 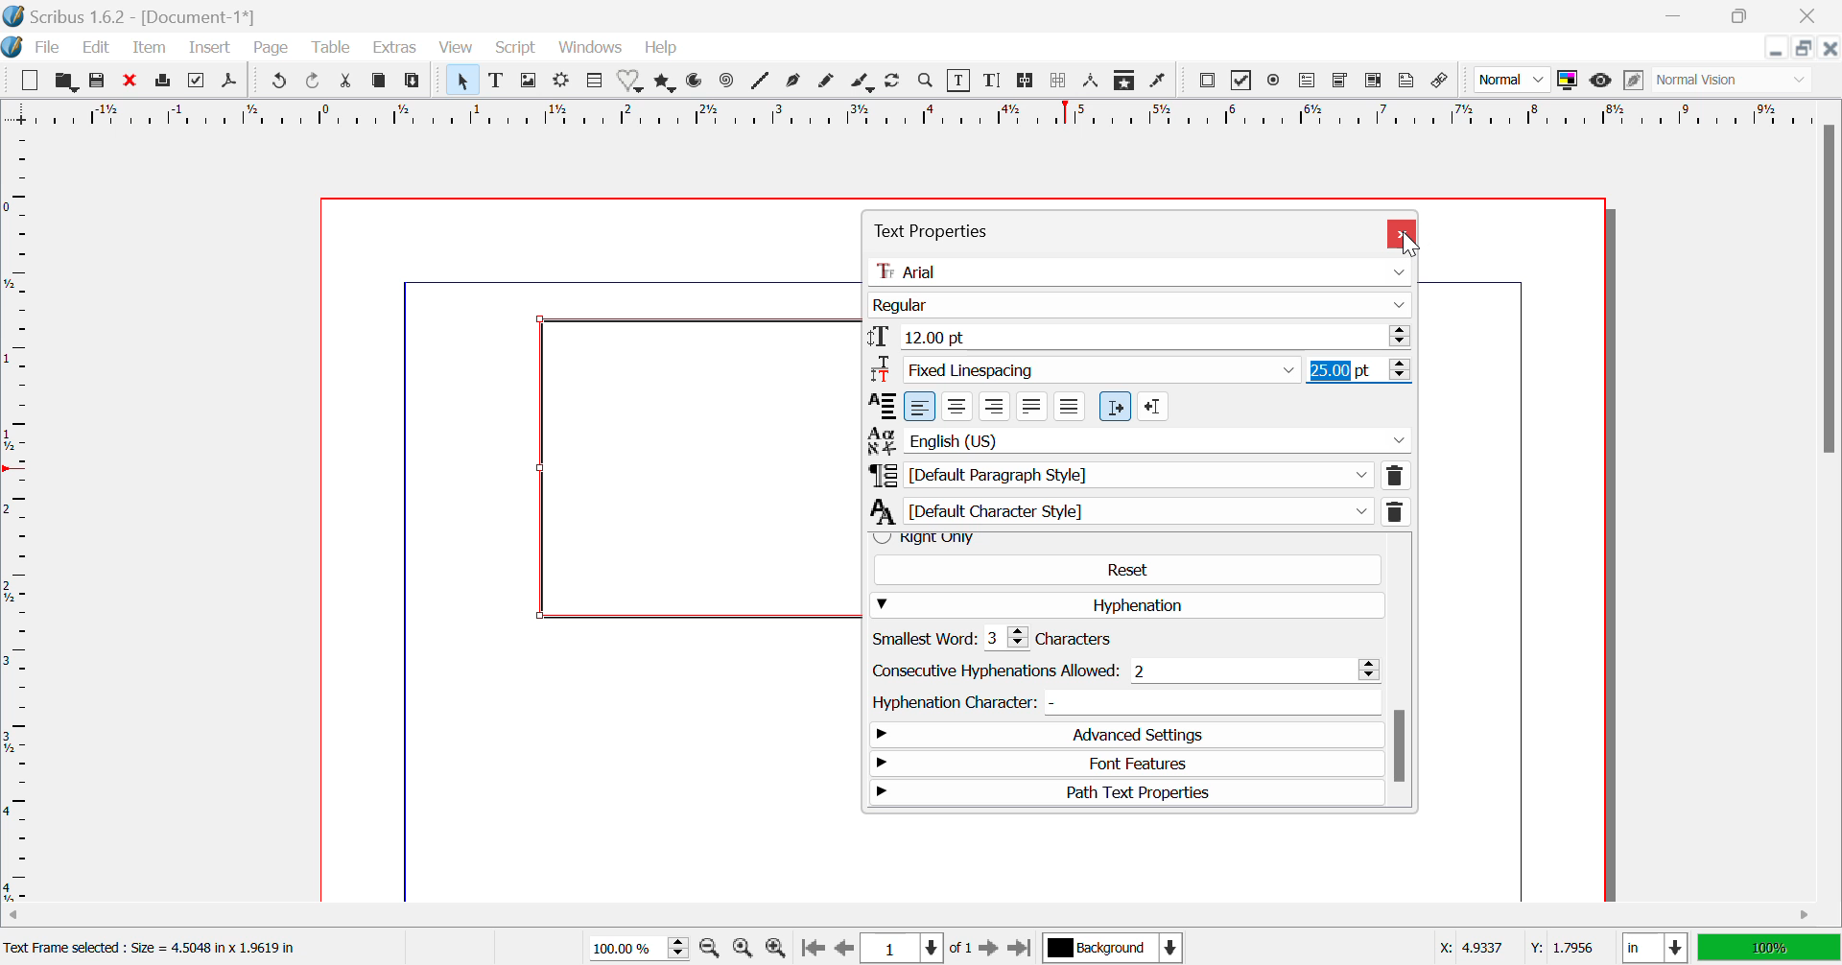 I want to click on Right align, so click(x=994, y=406).